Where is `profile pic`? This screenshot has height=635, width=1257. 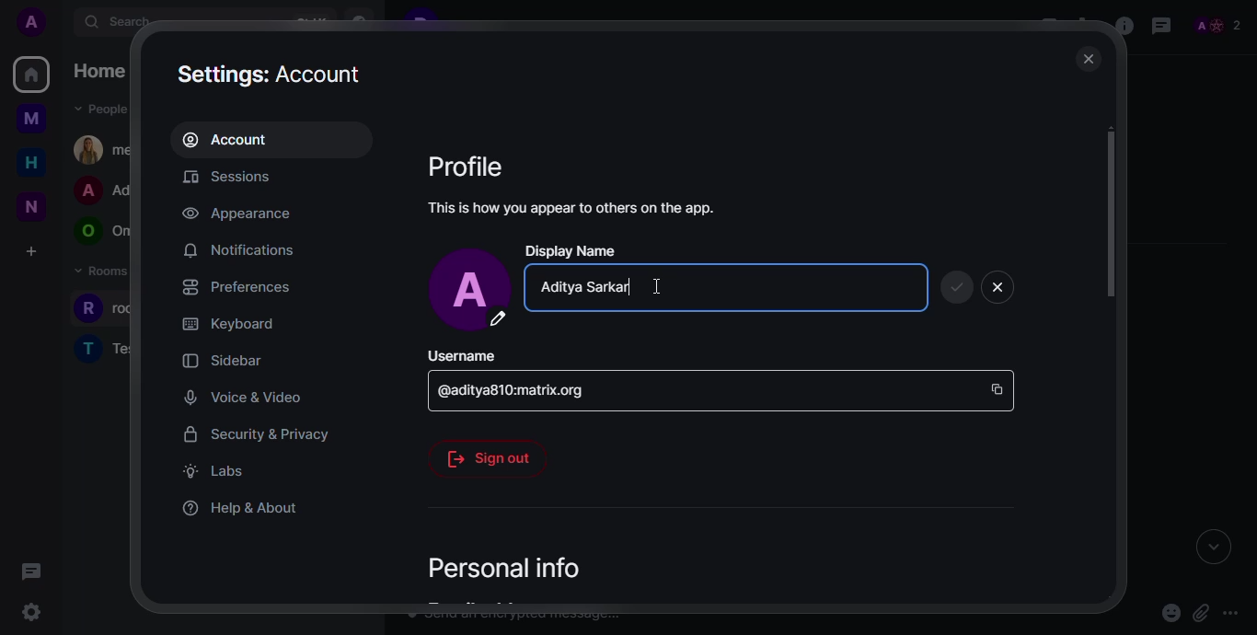
profile pic is located at coordinates (471, 290).